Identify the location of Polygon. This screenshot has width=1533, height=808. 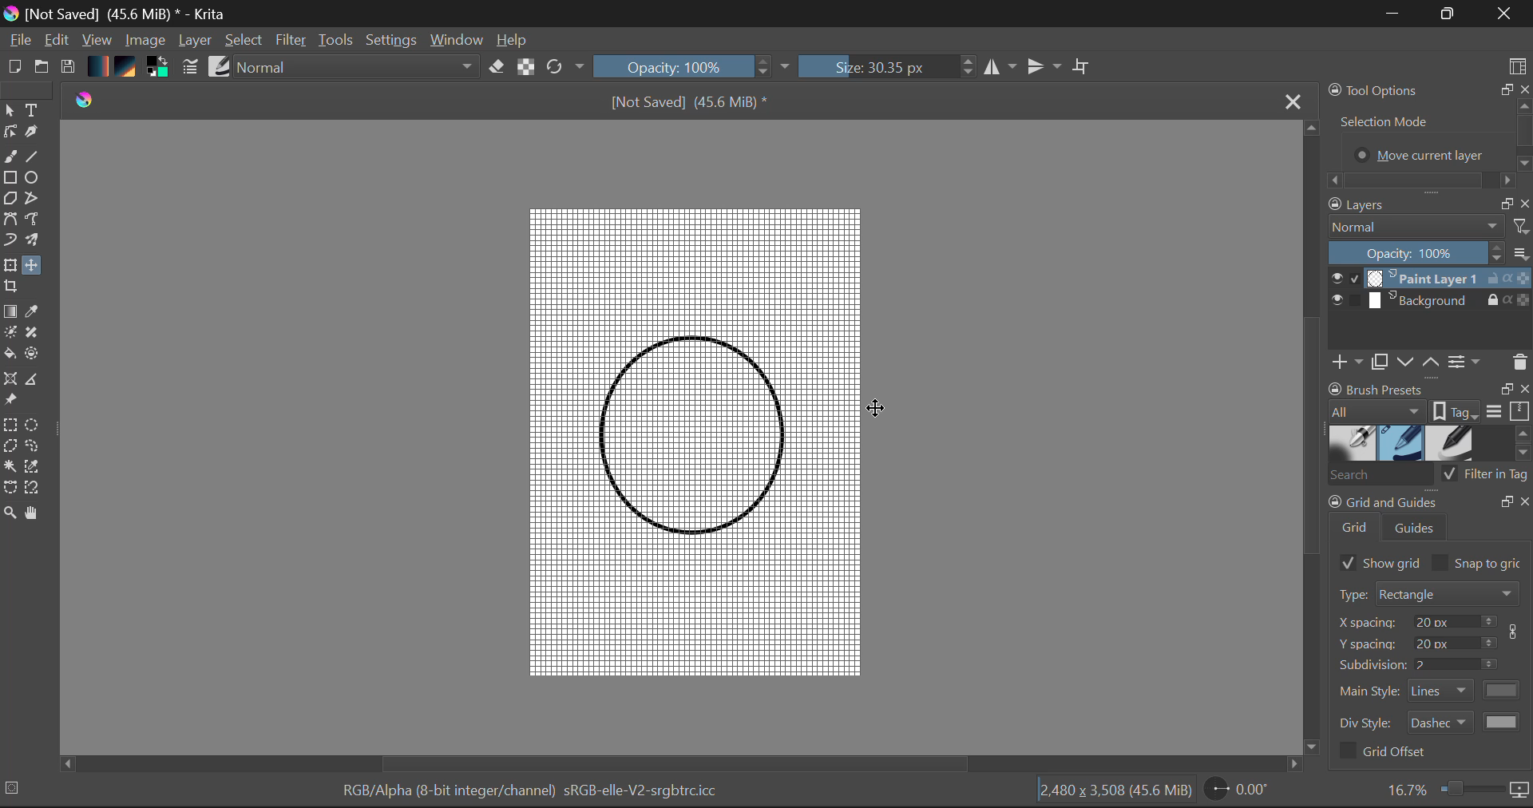
(10, 200).